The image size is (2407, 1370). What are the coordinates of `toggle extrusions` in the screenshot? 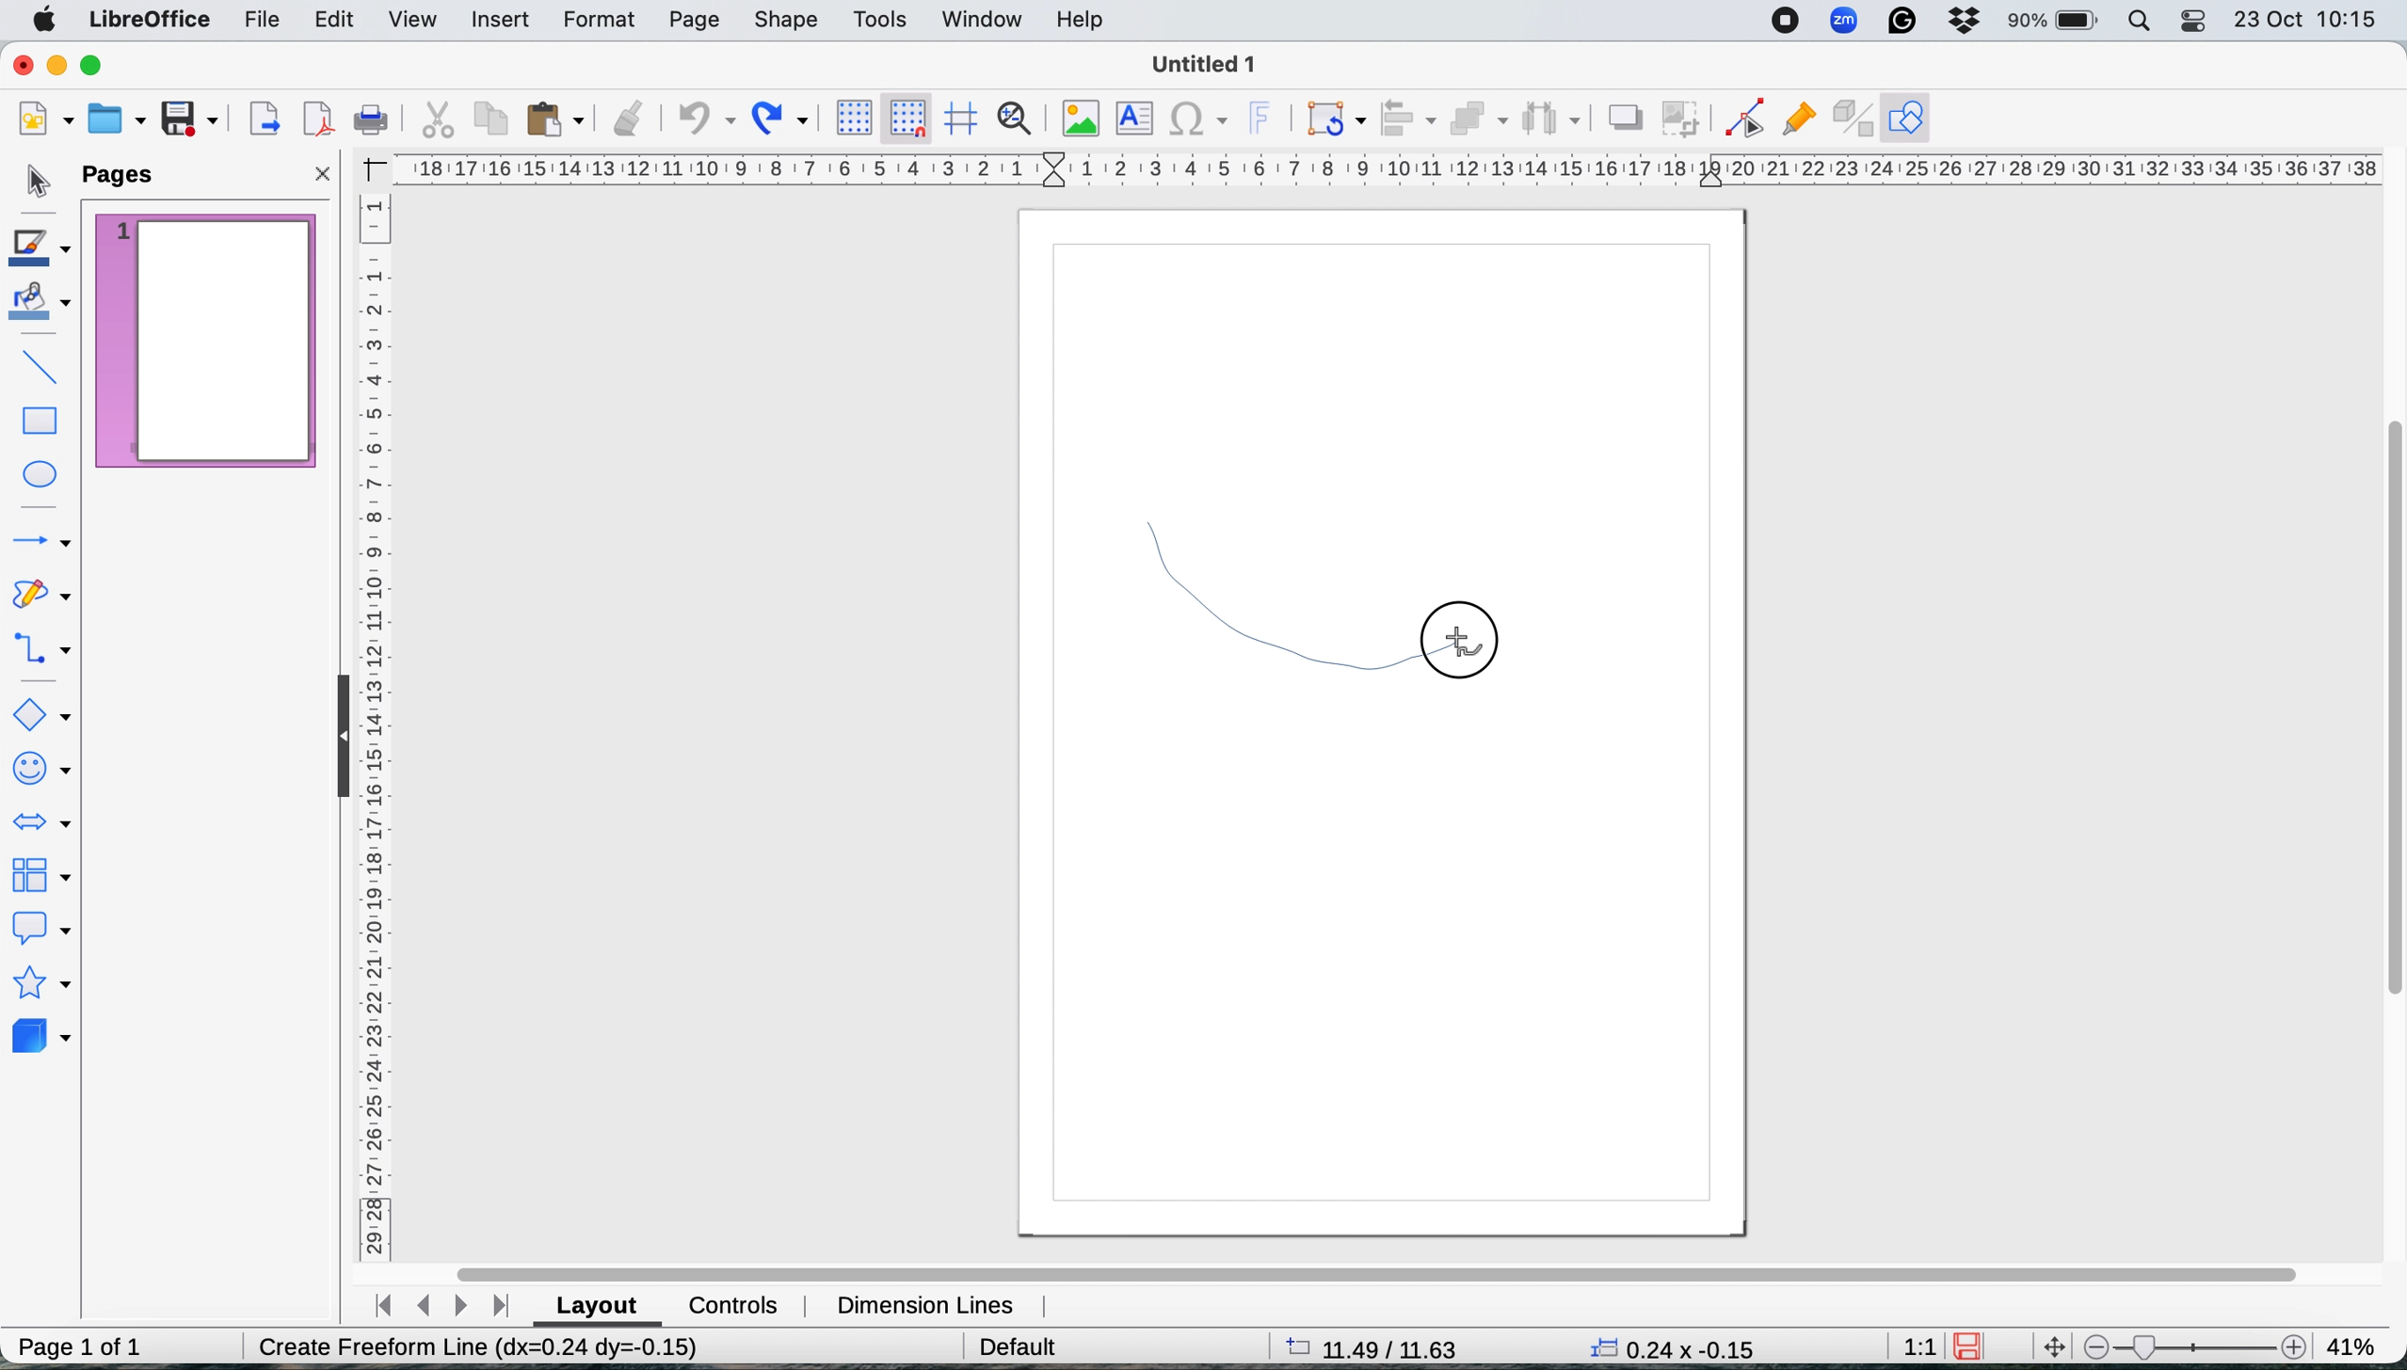 It's located at (1851, 117).